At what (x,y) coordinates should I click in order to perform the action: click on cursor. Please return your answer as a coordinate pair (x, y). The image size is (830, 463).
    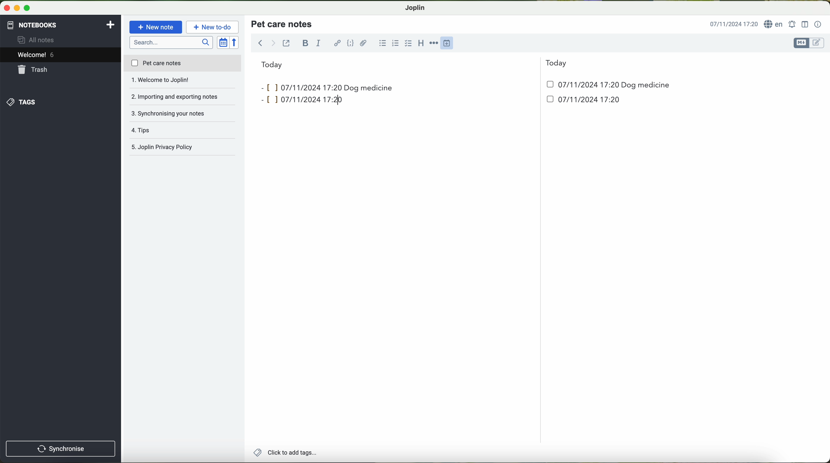
    Looking at the image, I should click on (452, 50).